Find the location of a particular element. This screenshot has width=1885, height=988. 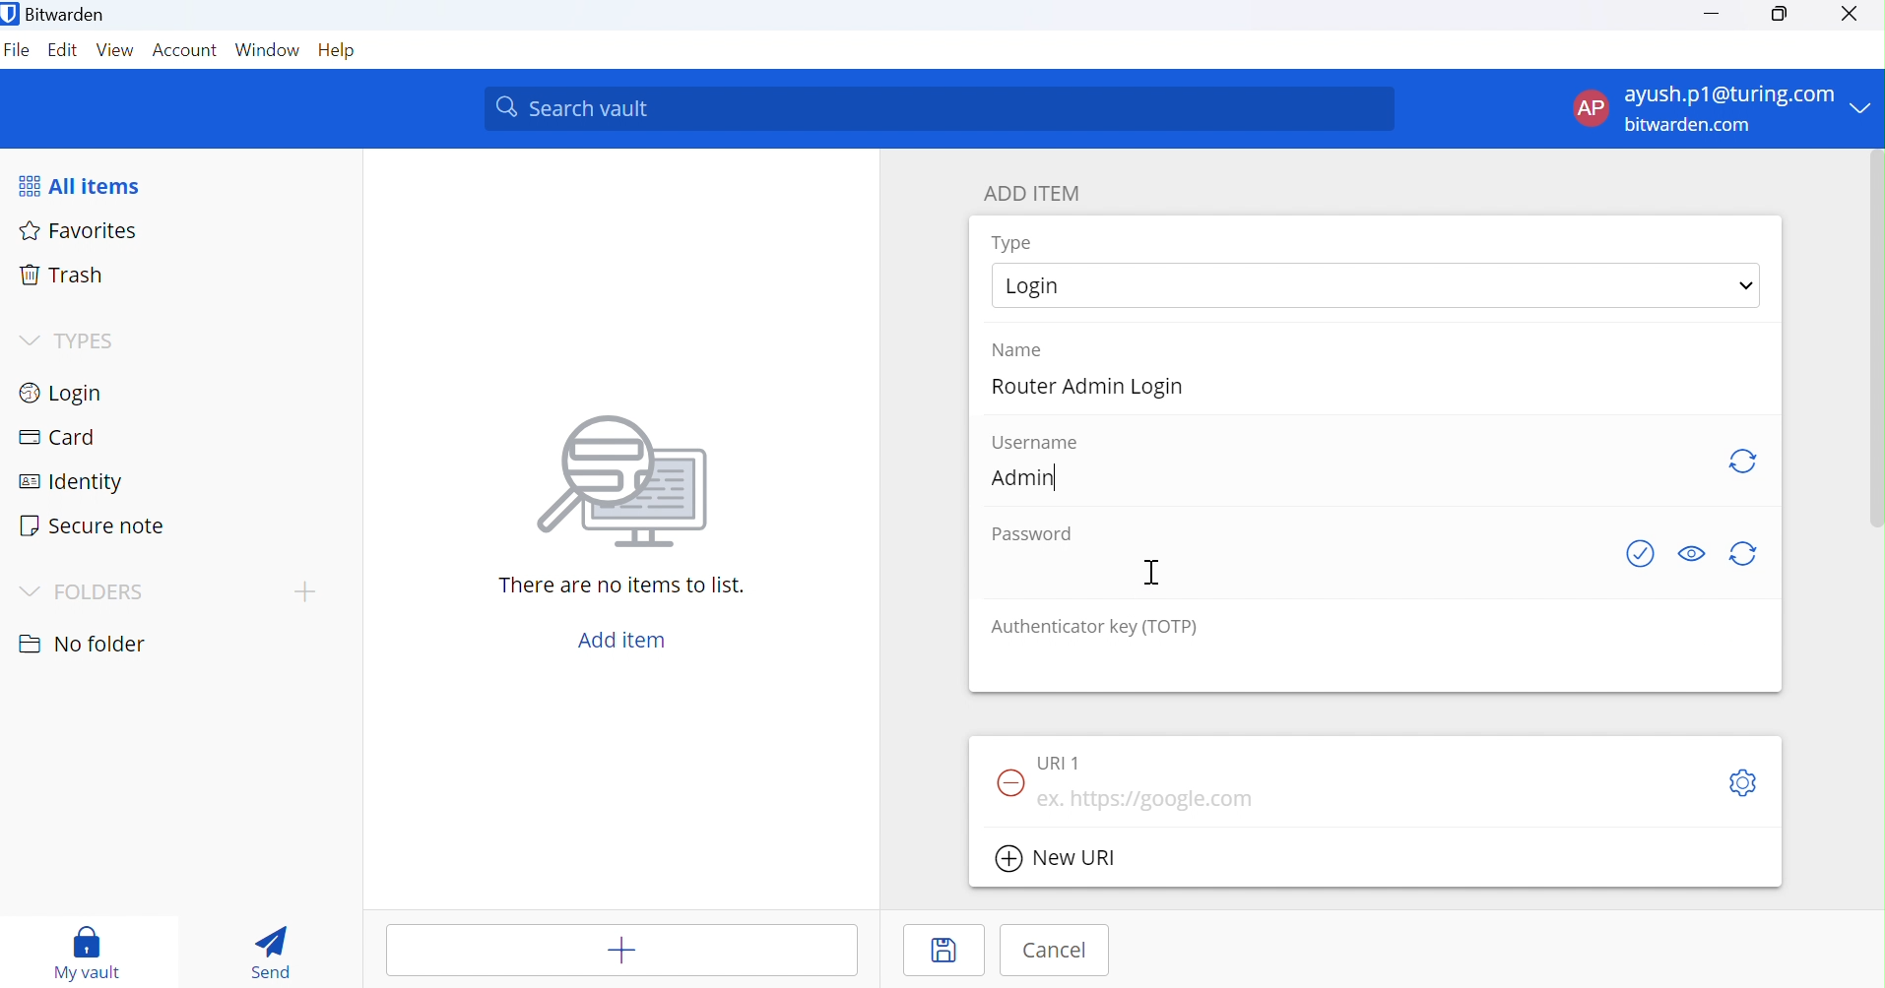

Username is located at coordinates (1034, 443).